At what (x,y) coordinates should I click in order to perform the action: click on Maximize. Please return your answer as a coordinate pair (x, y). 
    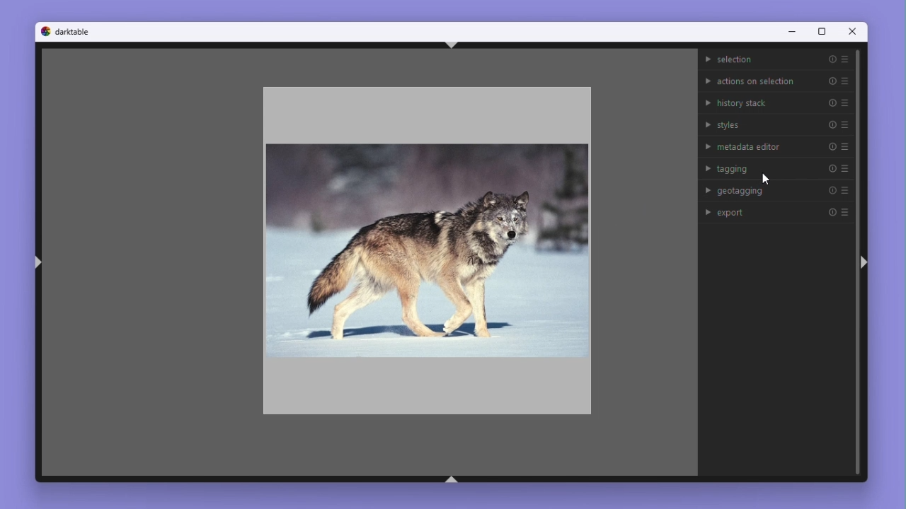
    Looking at the image, I should click on (820, 33).